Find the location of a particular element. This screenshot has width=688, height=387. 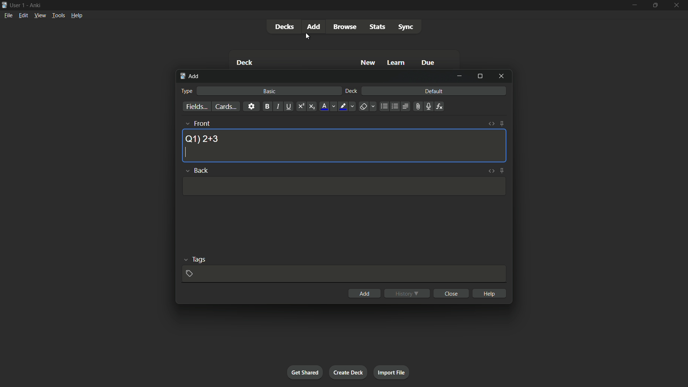

help is located at coordinates (490, 293).